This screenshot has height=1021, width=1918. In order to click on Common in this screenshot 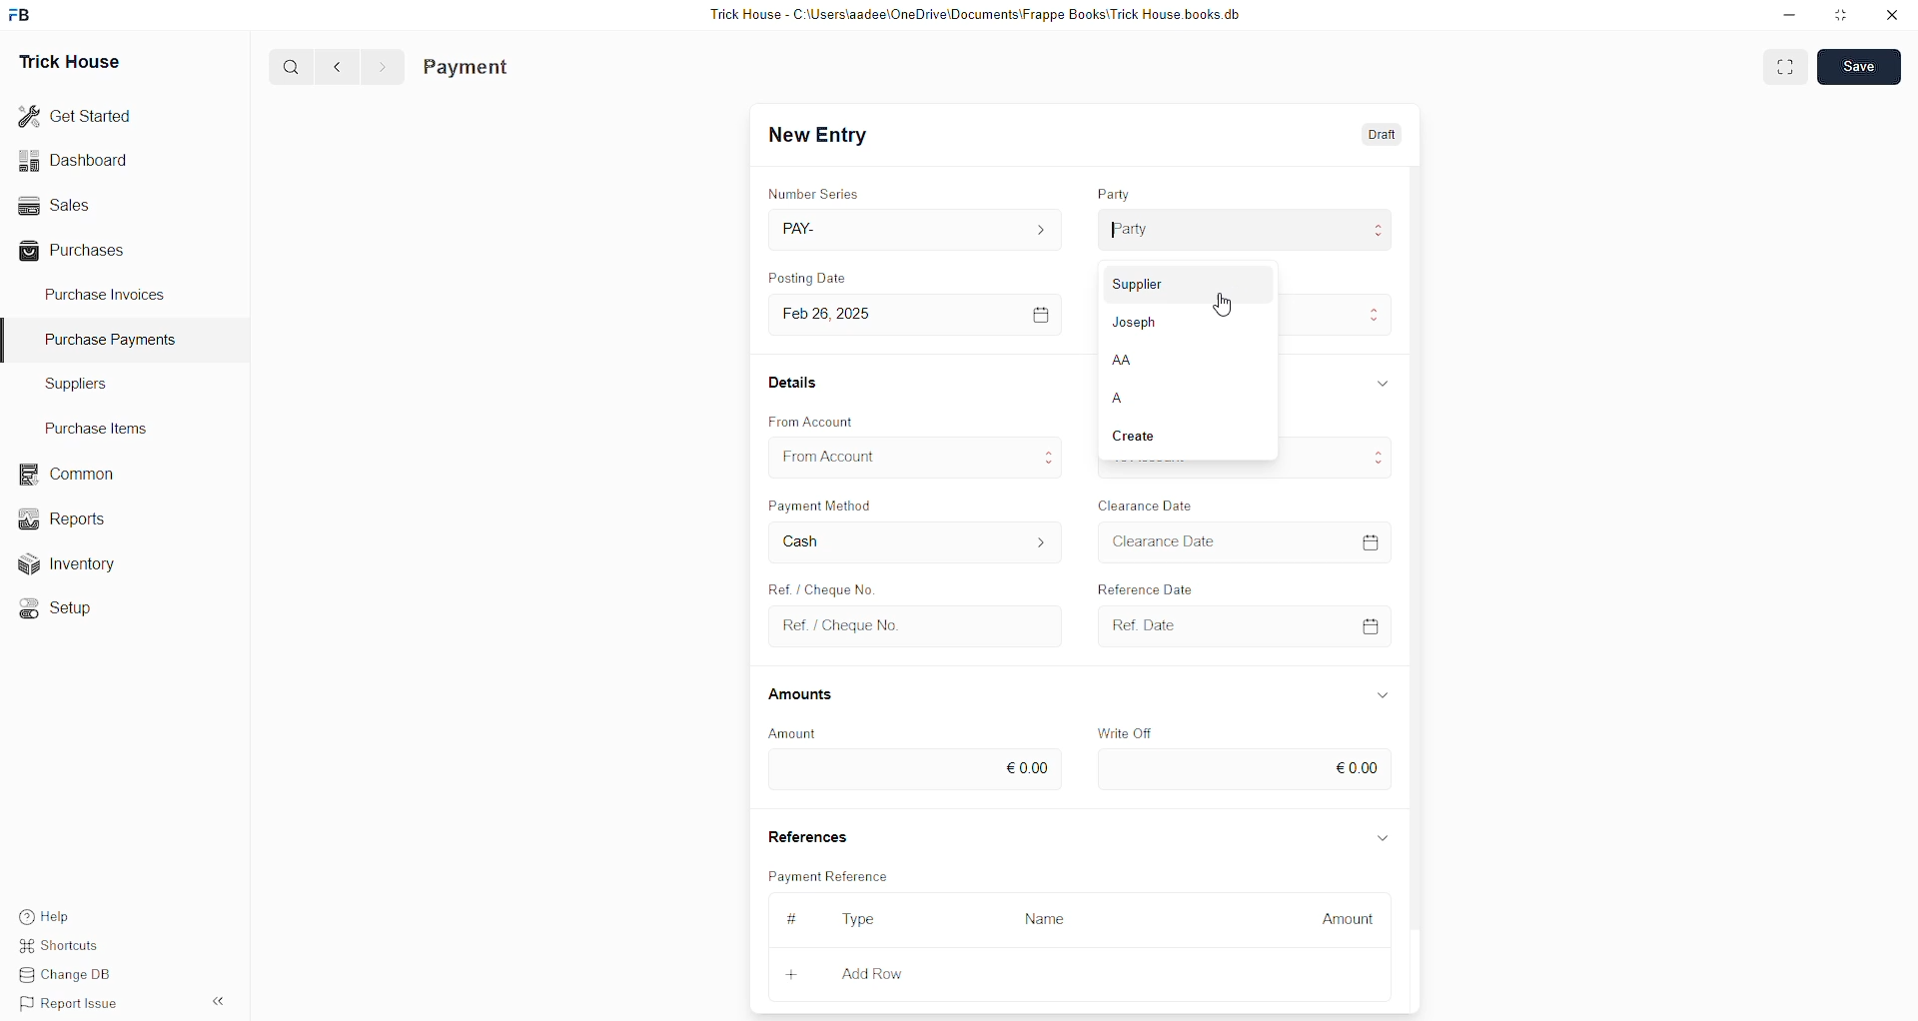, I will do `click(63, 473)`.